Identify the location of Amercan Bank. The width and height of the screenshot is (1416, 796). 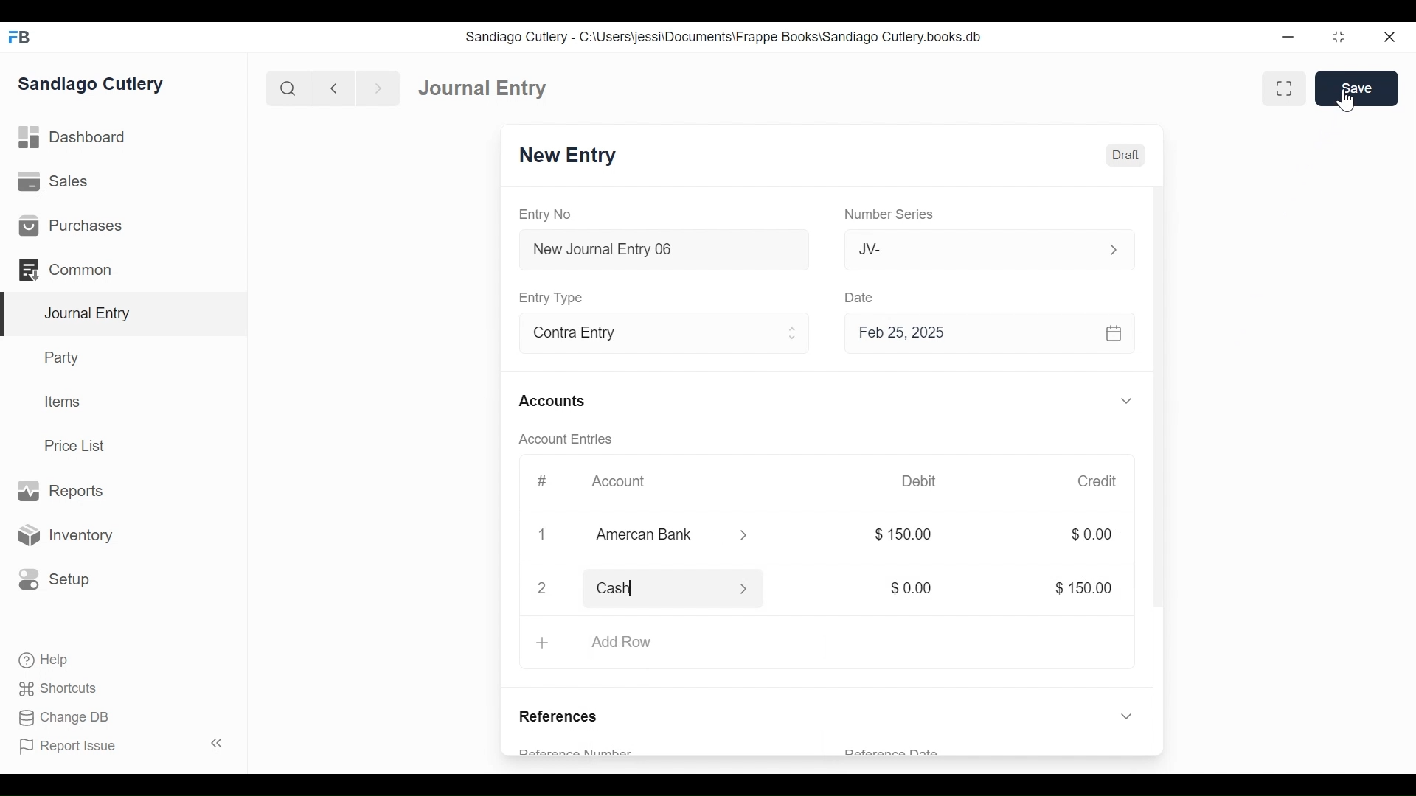
(660, 537).